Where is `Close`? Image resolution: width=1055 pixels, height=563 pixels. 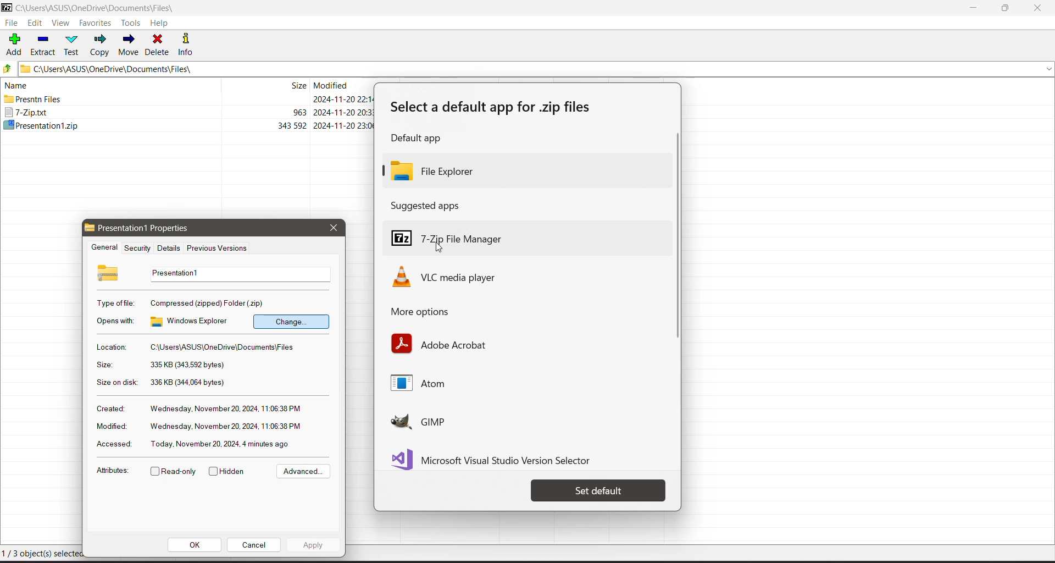 Close is located at coordinates (333, 228).